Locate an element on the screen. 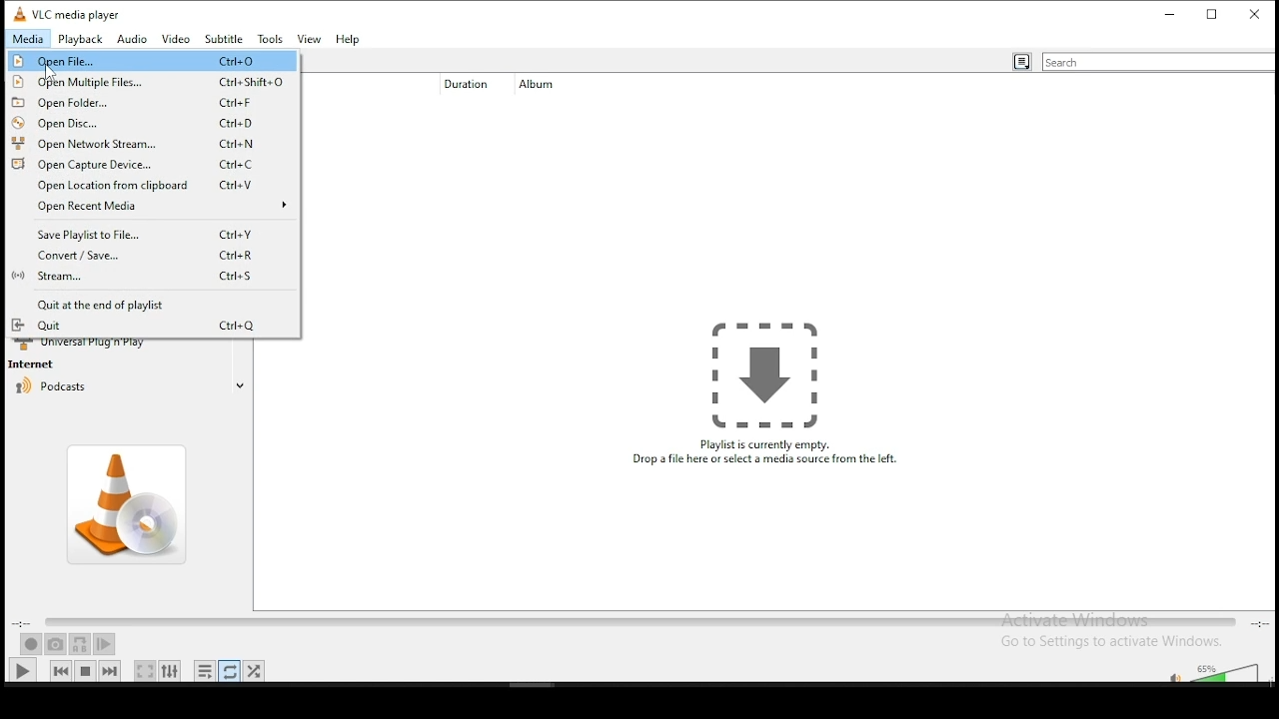 This screenshot has width=1279, height=719. audio is located at coordinates (135, 39).